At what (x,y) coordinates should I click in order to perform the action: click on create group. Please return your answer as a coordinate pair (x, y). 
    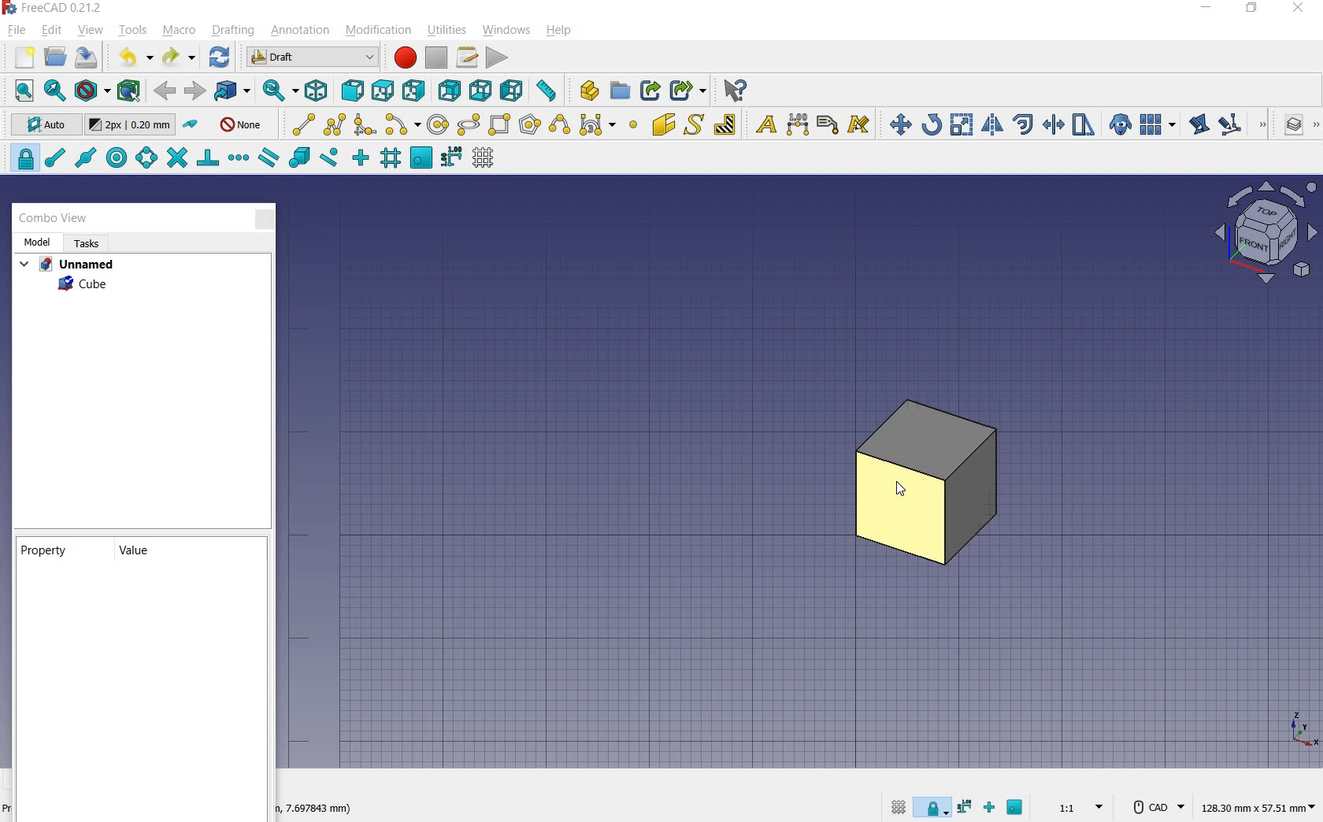
    Looking at the image, I should click on (620, 91).